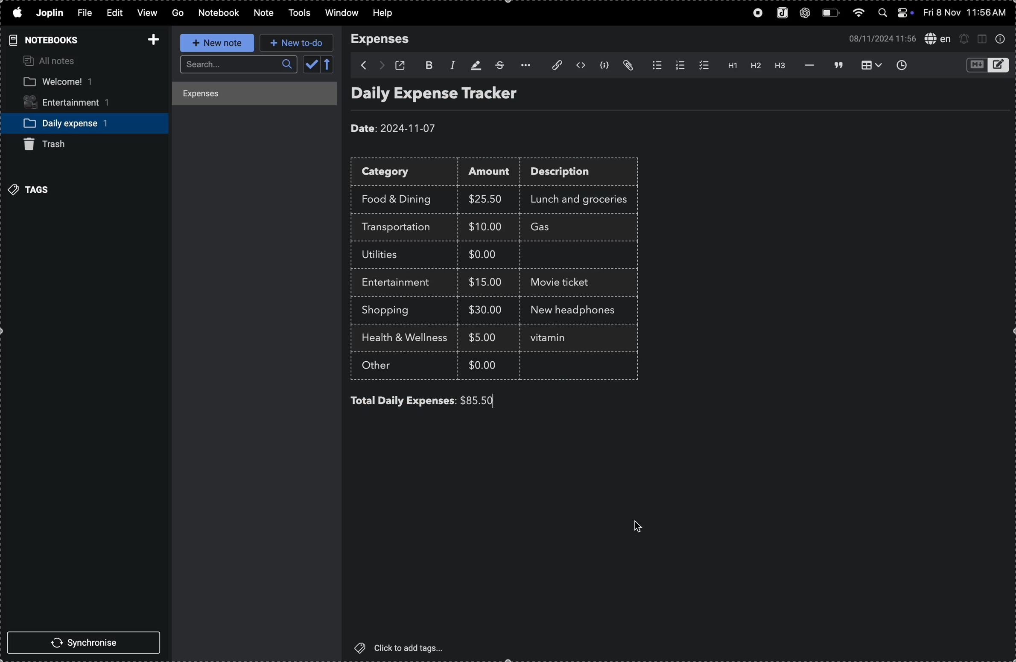 The image size is (1016, 662). Describe the element at coordinates (556, 228) in the screenshot. I see `Gas` at that location.